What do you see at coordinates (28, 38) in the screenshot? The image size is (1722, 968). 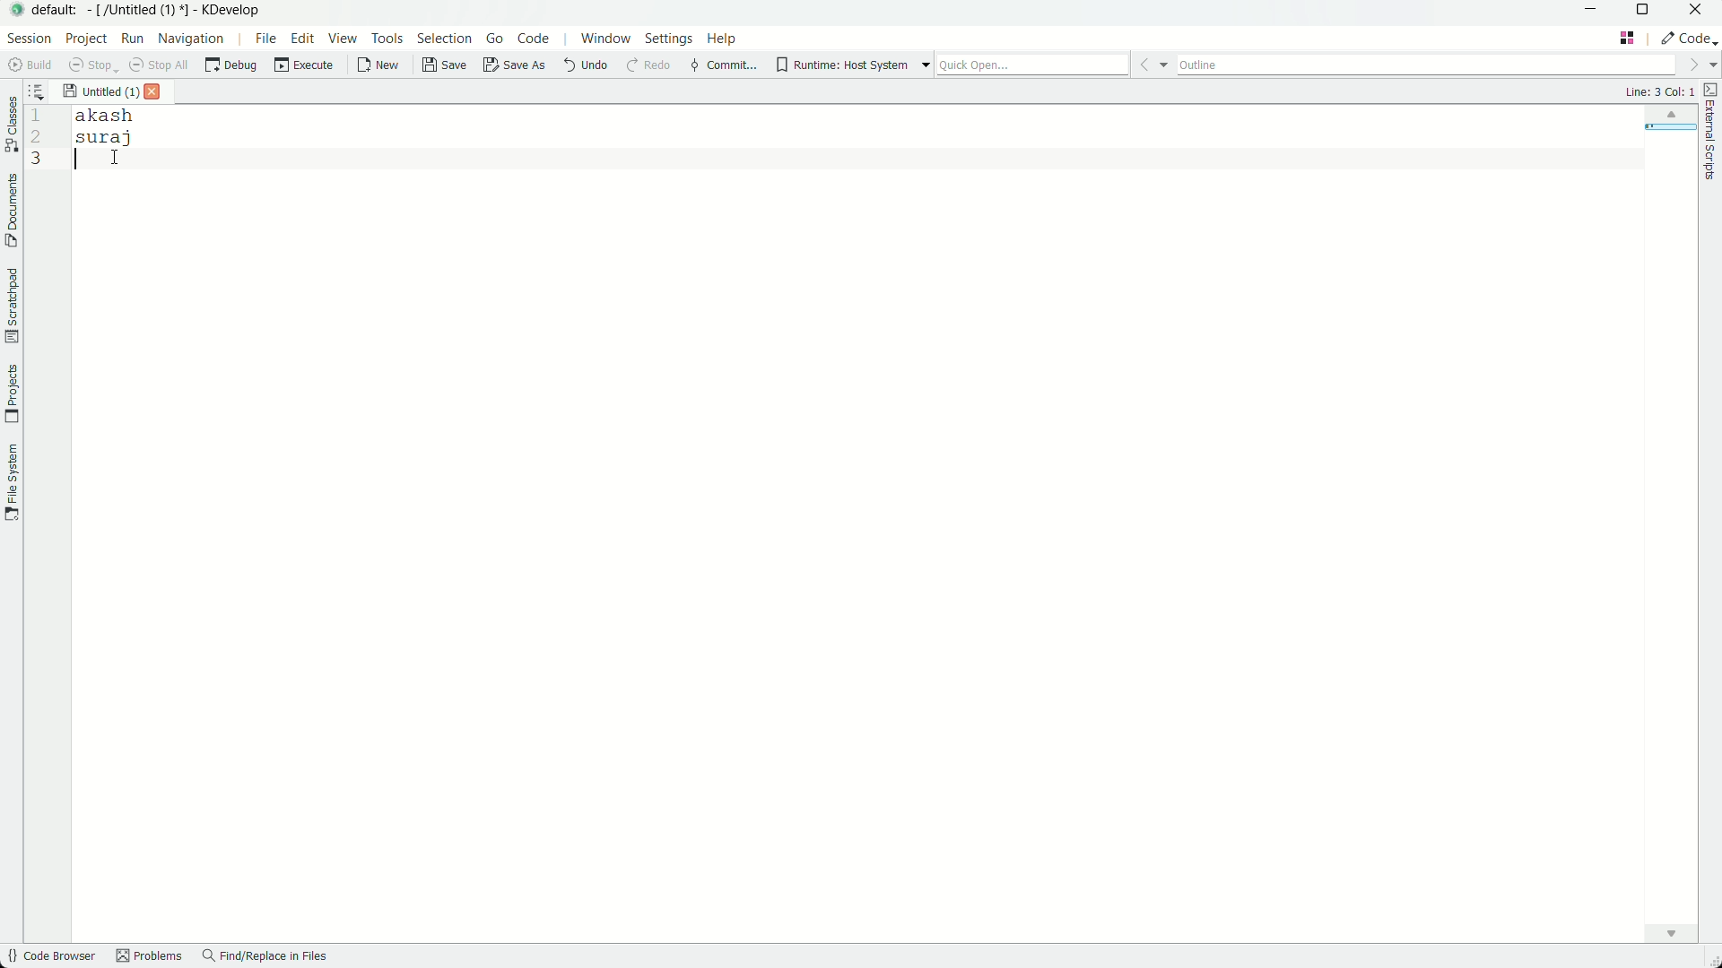 I see `session menu` at bounding box center [28, 38].